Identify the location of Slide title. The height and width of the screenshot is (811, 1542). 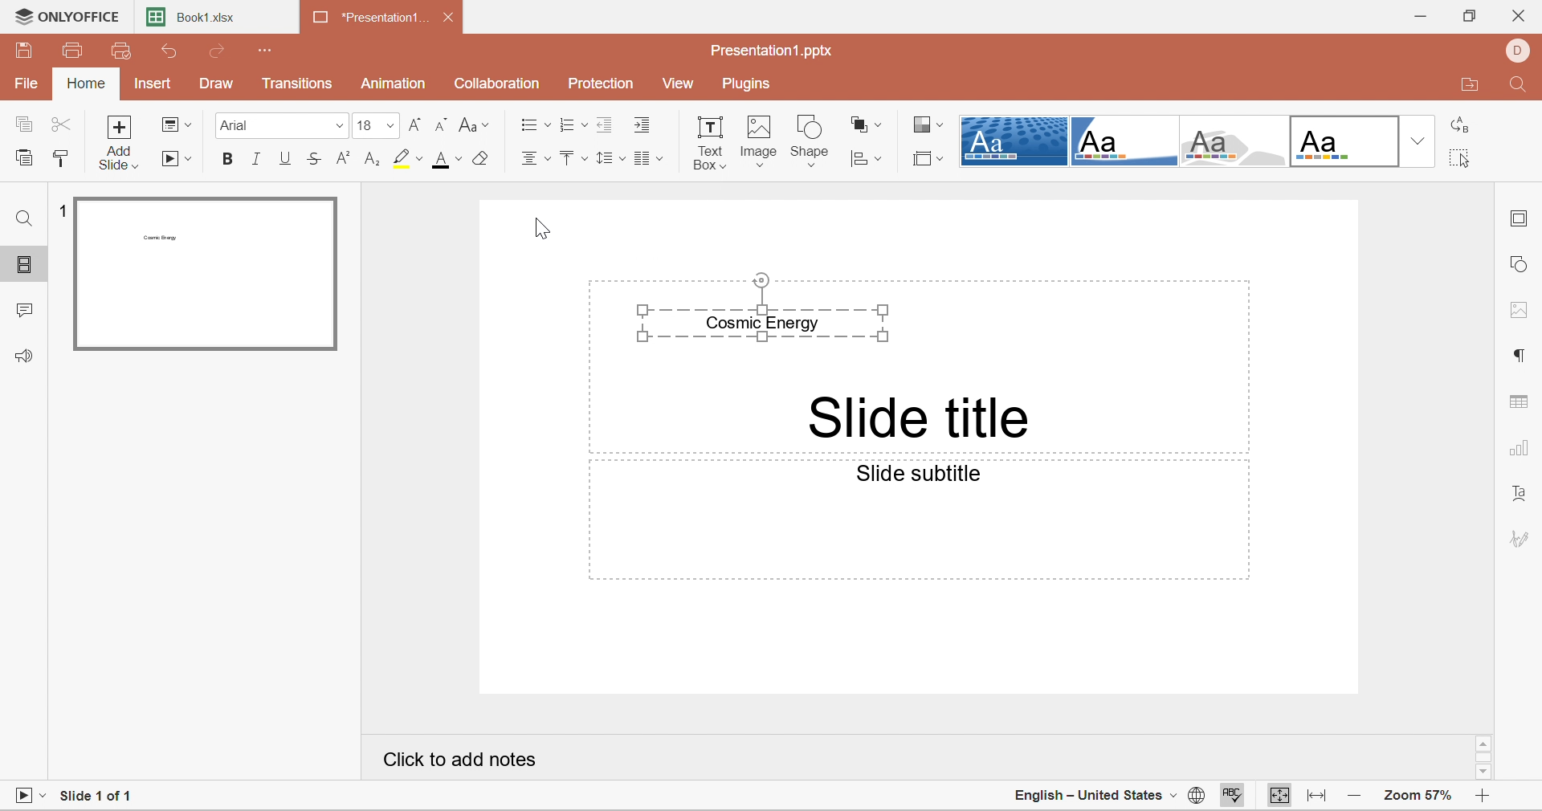
(919, 417).